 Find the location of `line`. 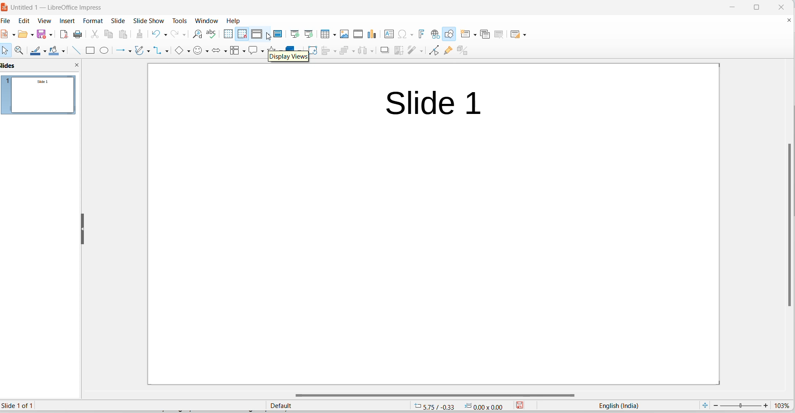

line is located at coordinates (75, 51).